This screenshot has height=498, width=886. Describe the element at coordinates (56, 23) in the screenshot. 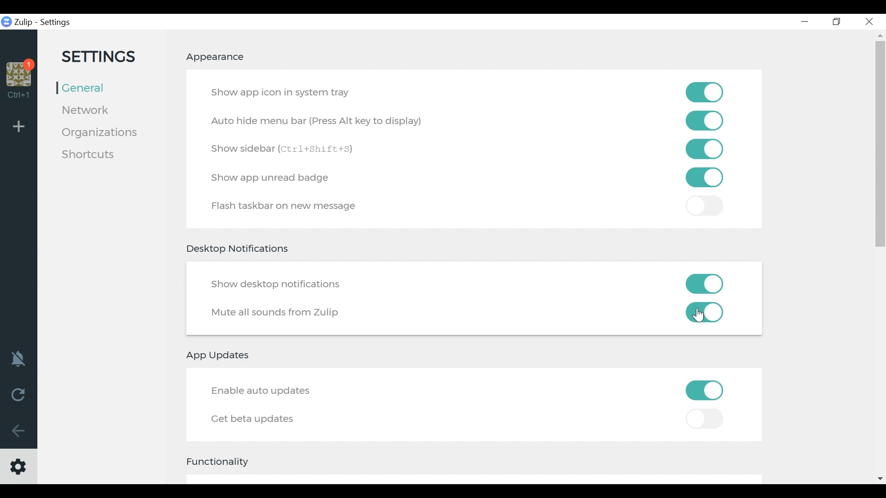

I see `Settings` at that location.